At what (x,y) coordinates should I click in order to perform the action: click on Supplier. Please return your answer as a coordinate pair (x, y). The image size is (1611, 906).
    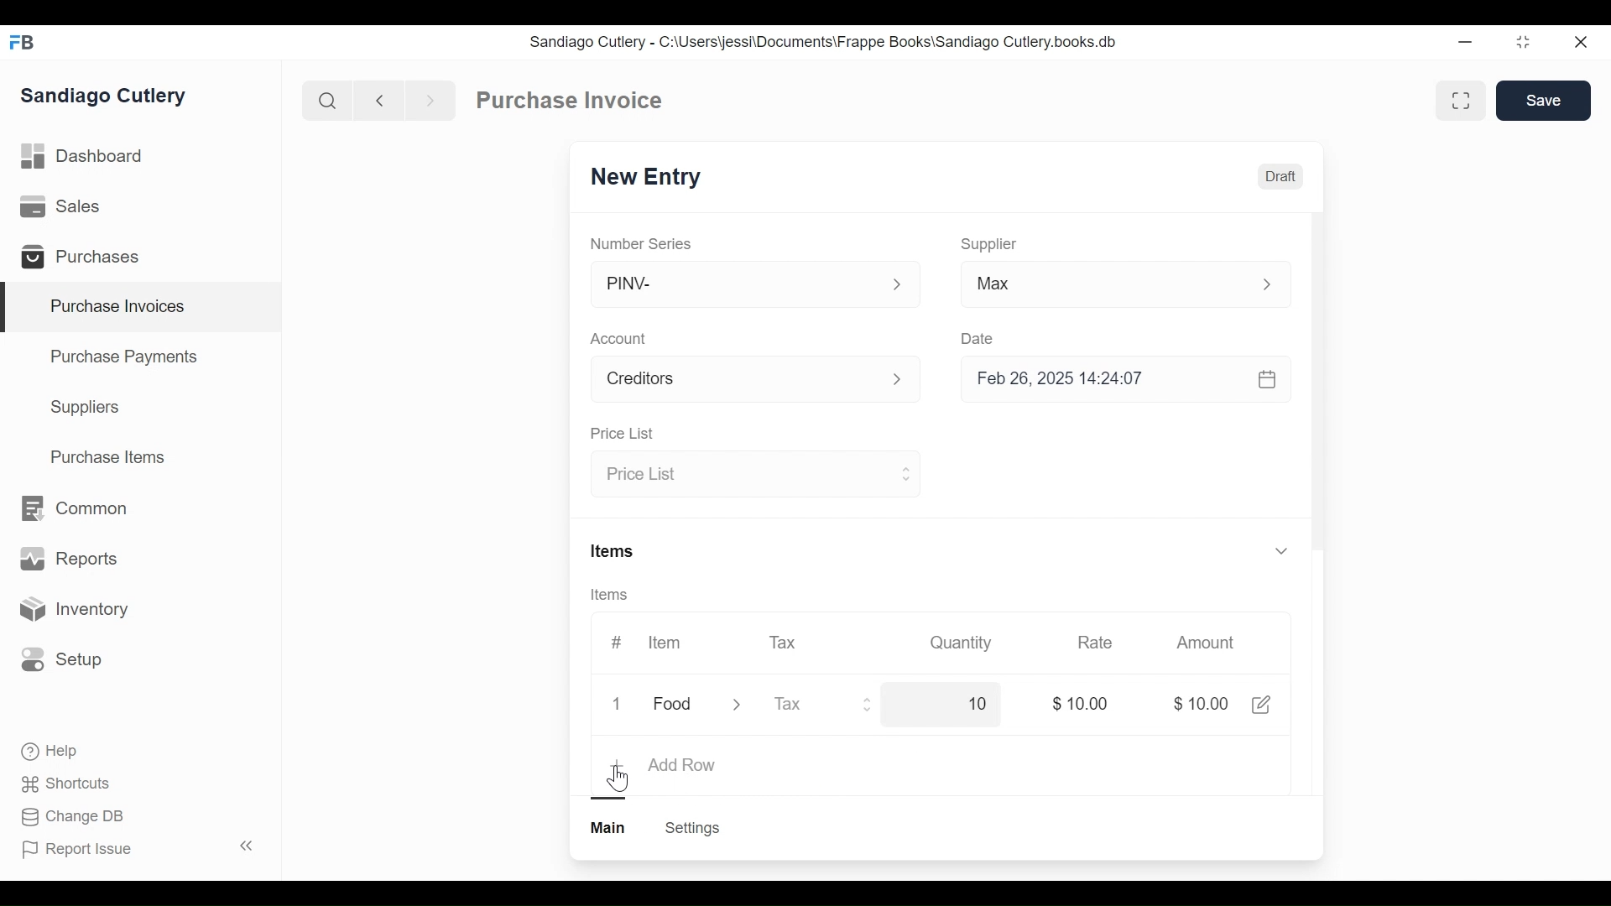
    Looking at the image, I should click on (989, 244).